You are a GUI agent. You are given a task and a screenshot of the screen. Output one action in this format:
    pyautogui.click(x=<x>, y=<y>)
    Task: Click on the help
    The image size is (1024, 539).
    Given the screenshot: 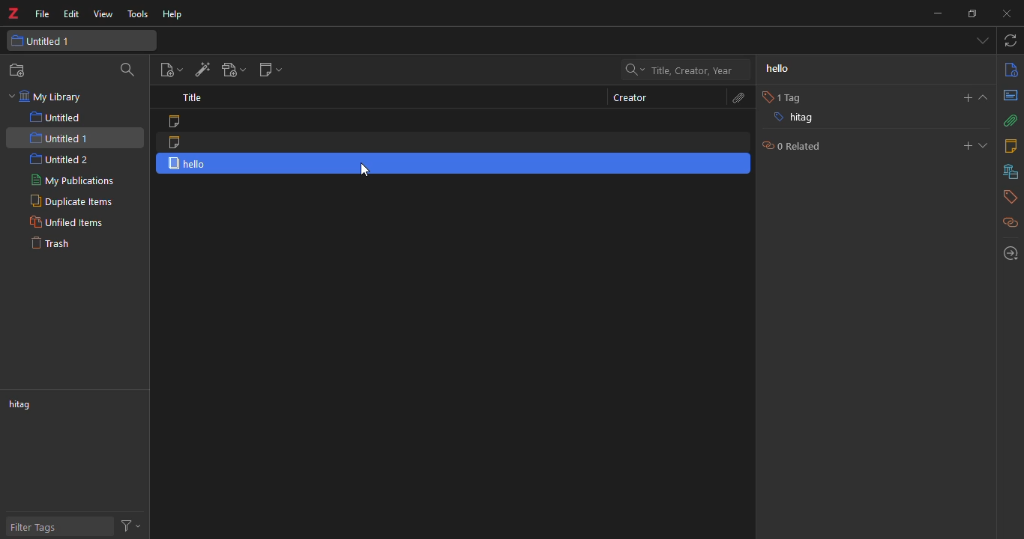 What is the action you would take?
    pyautogui.click(x=172, y=16)
    